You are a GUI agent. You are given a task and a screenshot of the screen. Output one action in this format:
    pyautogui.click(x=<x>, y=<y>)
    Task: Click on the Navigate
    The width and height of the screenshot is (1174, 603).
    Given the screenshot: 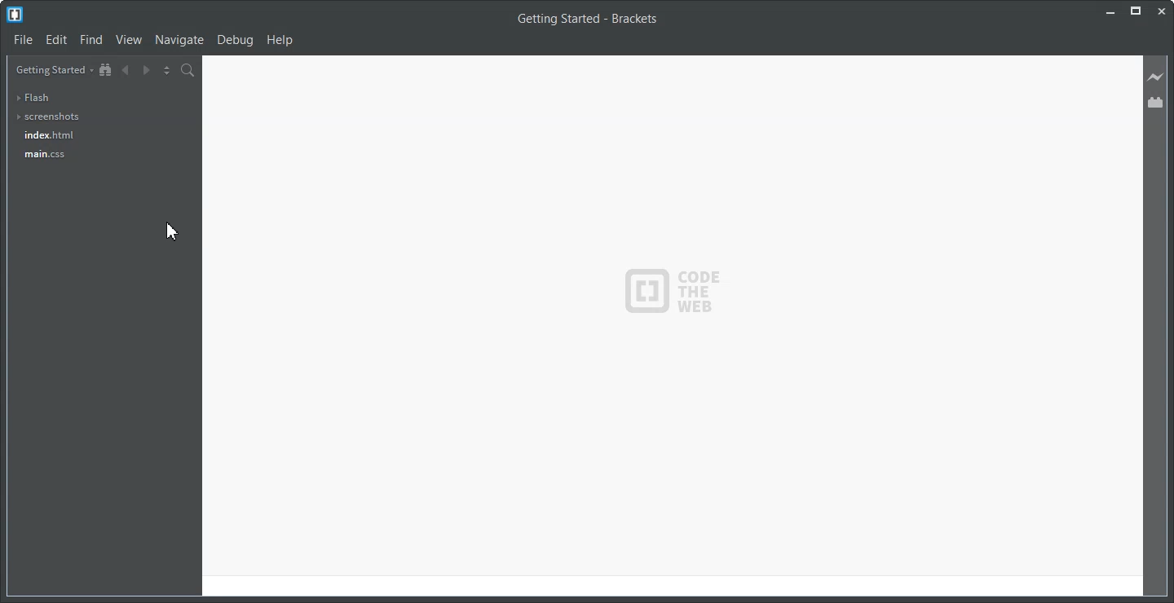 What is the action you would take?
    pyautogui.click(x=179, y=41)
    